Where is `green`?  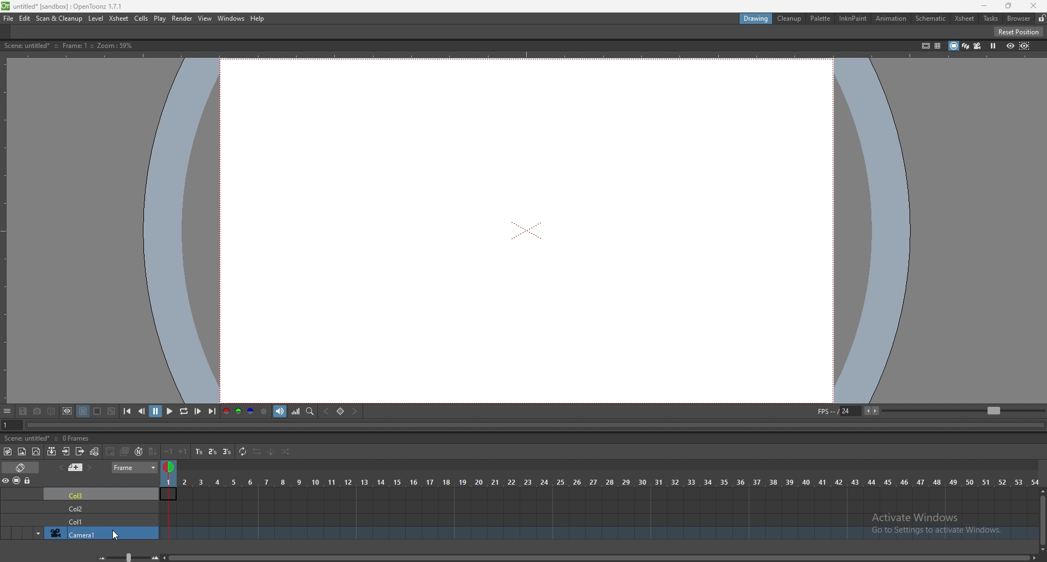
green is located at coordinates (238, 412).